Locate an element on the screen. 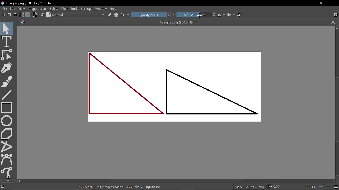 The image size is (339, 190). Rectangle tool is located at coordinates (8, 108).